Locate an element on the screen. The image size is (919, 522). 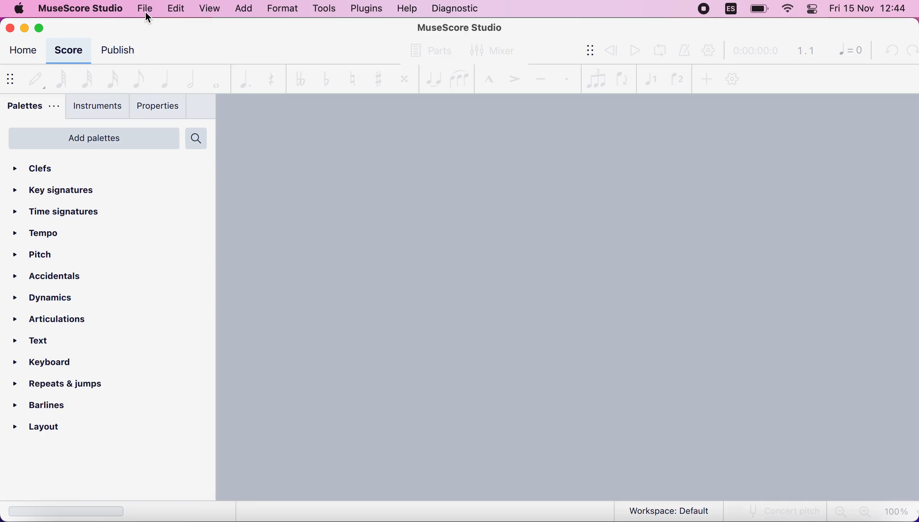
accent is located at coordinates (512, 77).